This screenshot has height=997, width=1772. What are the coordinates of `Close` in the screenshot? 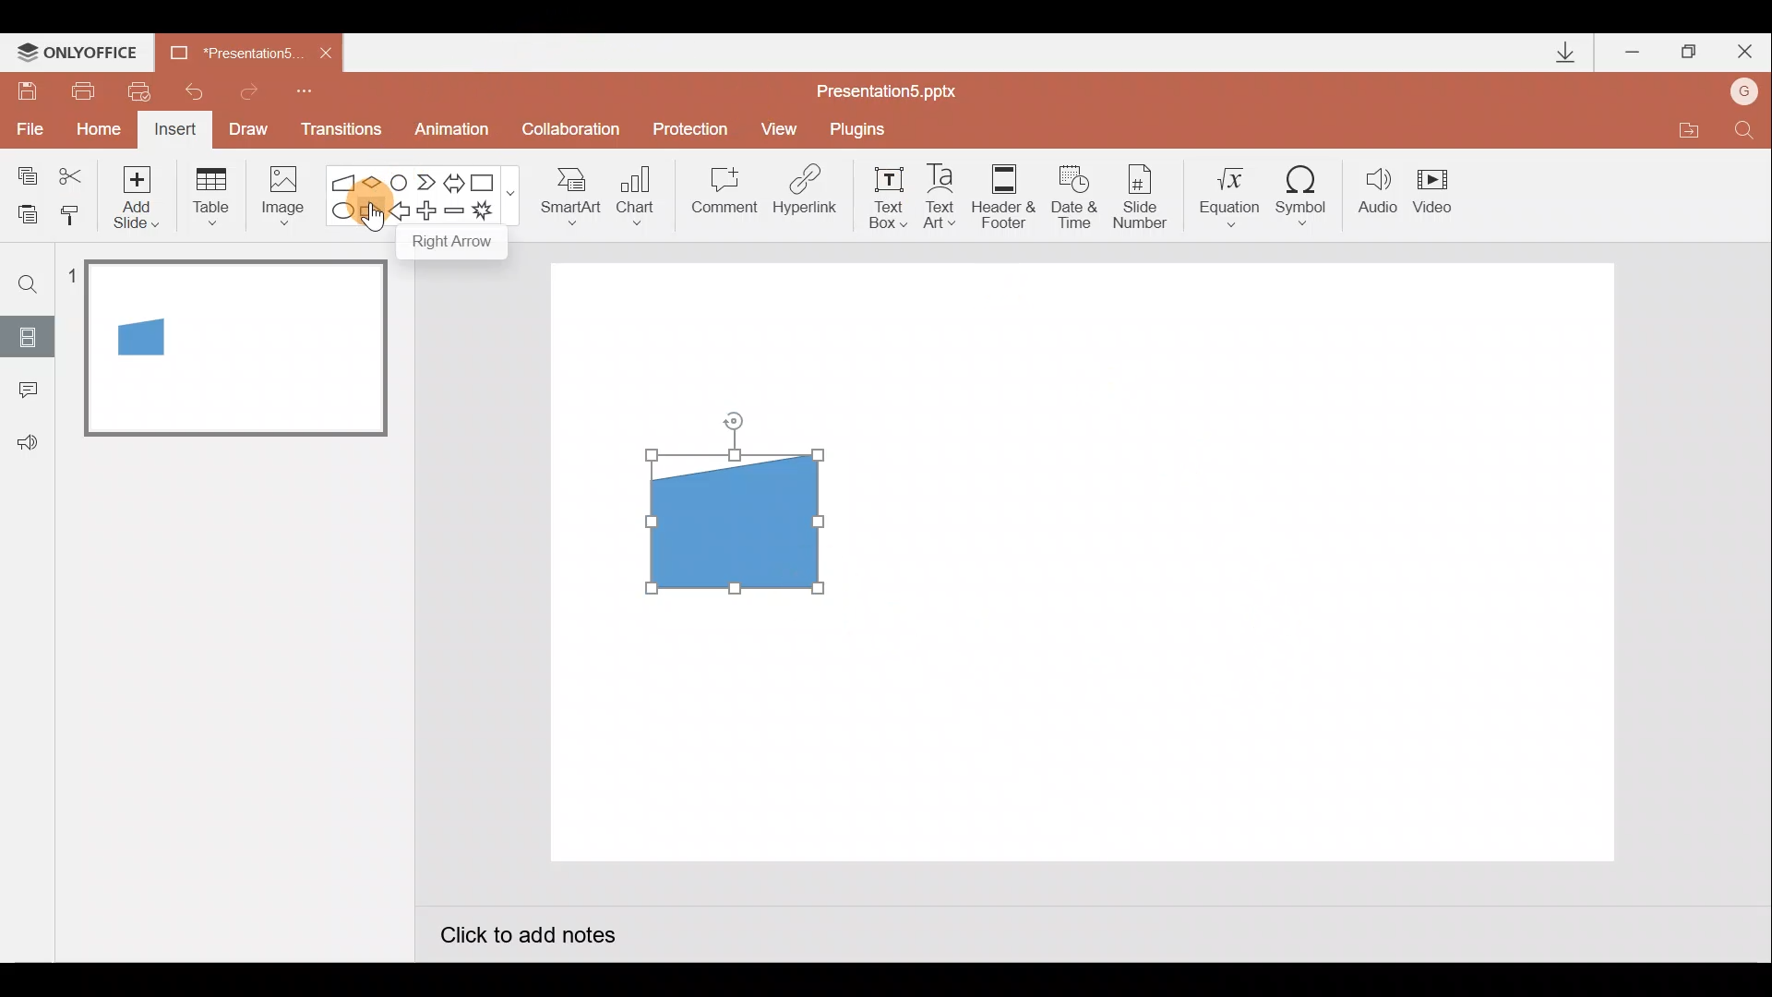 It's located at (1745, 55).